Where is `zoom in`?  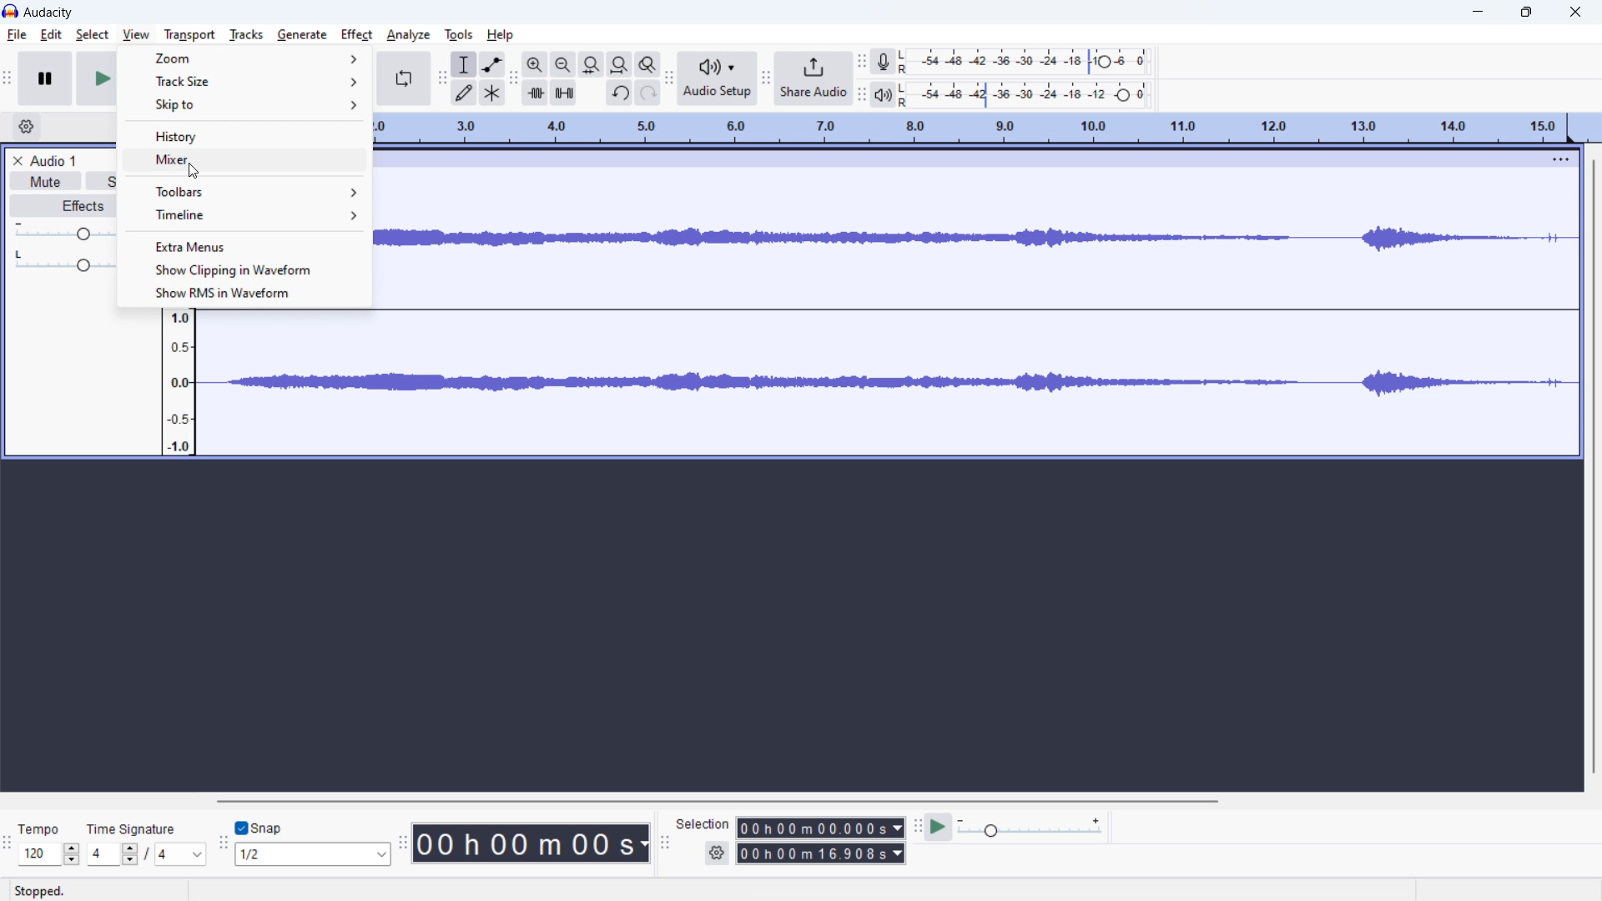
zoom in is located at coordinates (535, 64).